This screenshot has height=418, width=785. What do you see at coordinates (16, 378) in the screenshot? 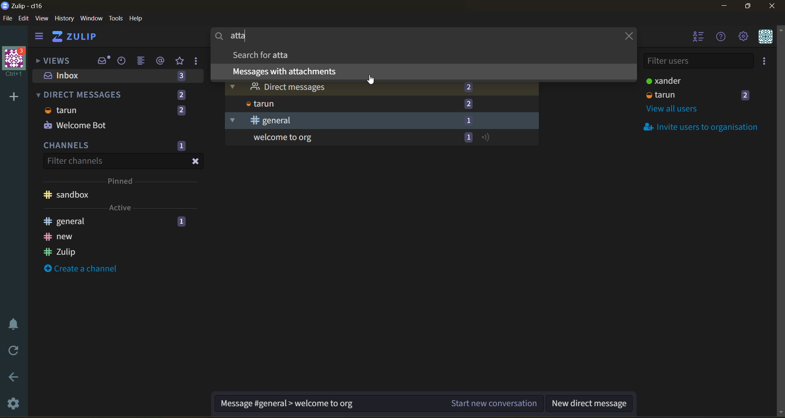
I see `go back` at bounding box center [16, 378].